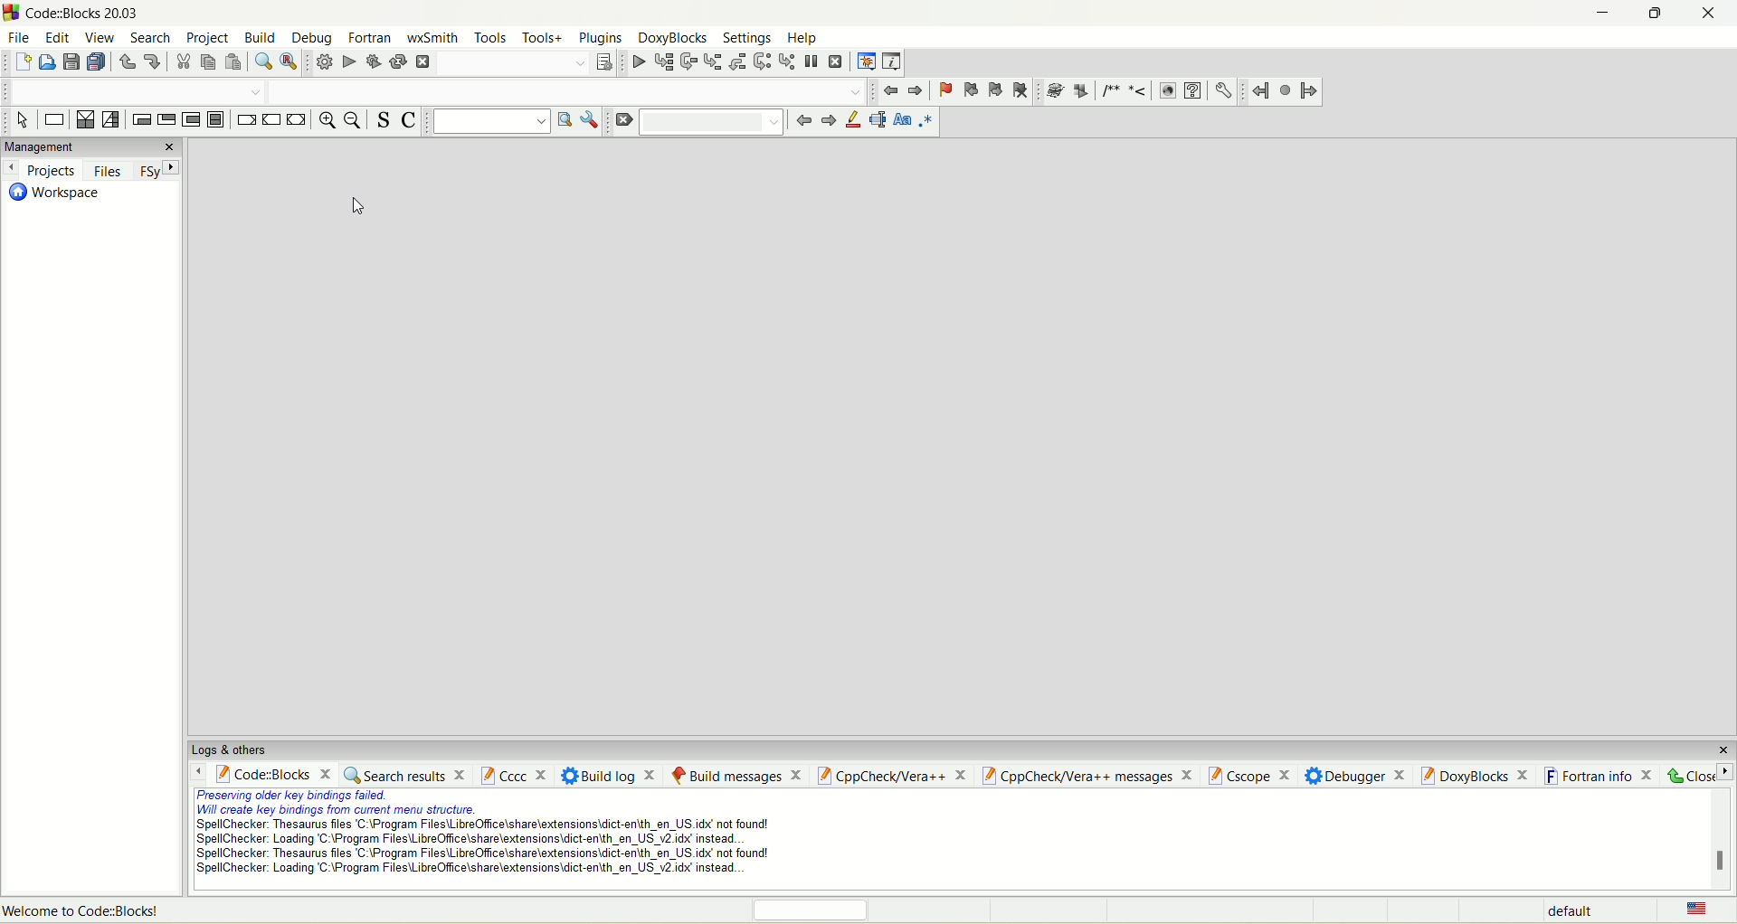  Describe the element at coordinates (45, 61) in the screenshot. I see `open` at that location.